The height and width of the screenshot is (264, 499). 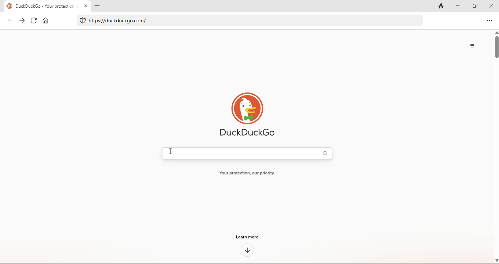 What do you see at coordinates (97, 6) in the screenshot?
I see `add` at bounding box center [97, 6].